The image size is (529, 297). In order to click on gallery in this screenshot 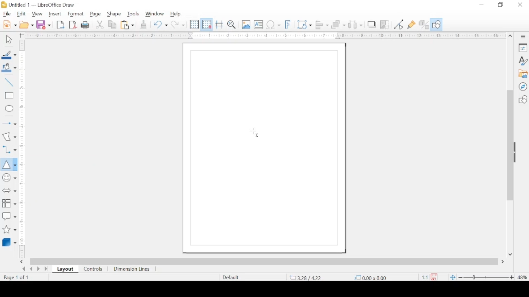, I will do `click(523, 74)`.